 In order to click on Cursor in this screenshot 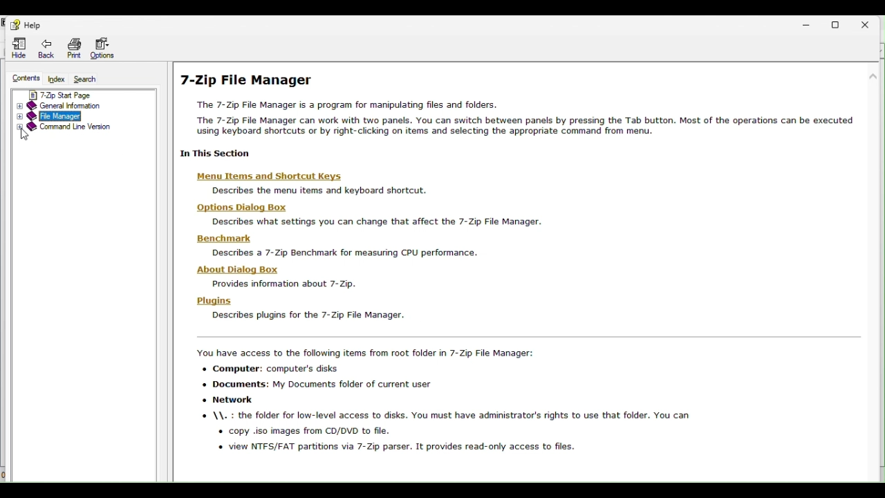, I will do `click(26, 136)`.